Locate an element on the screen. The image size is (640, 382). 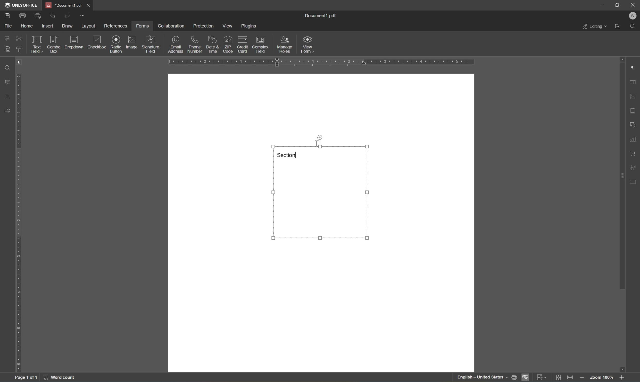
dropdown is located at coordinates (75, 42).